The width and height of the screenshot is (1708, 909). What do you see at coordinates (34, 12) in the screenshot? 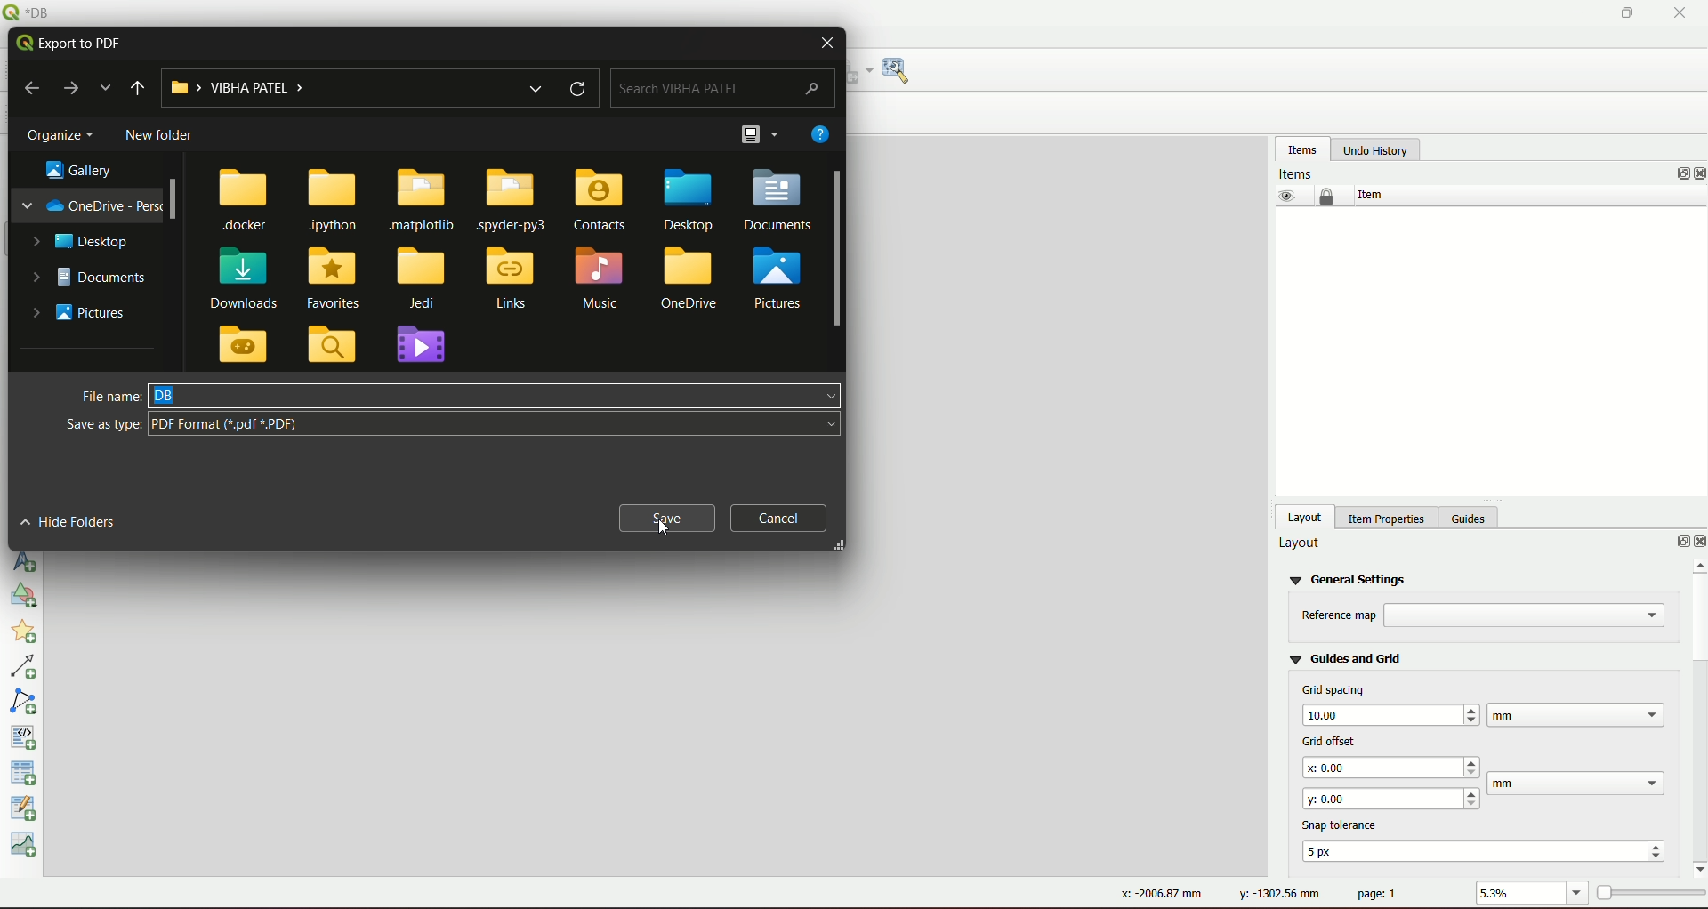
I see `Name and logo` at bounding box center [34, 12].